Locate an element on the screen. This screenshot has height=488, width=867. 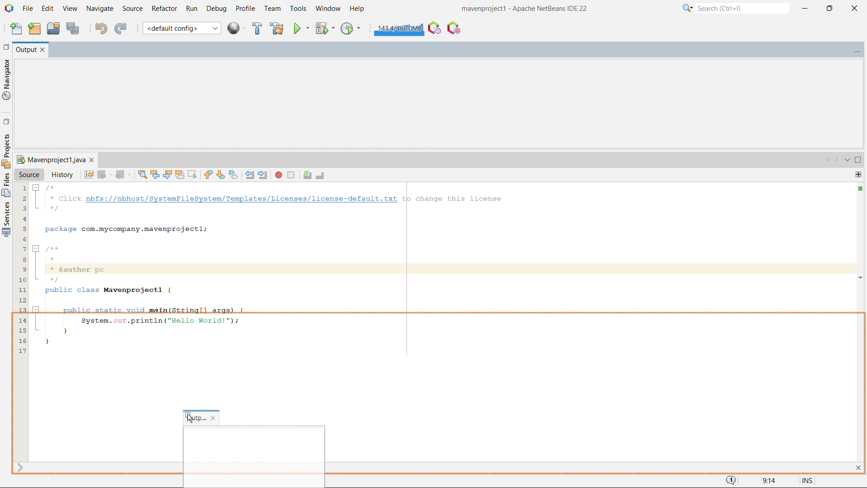
refactor is located at coordinates (165, 9).